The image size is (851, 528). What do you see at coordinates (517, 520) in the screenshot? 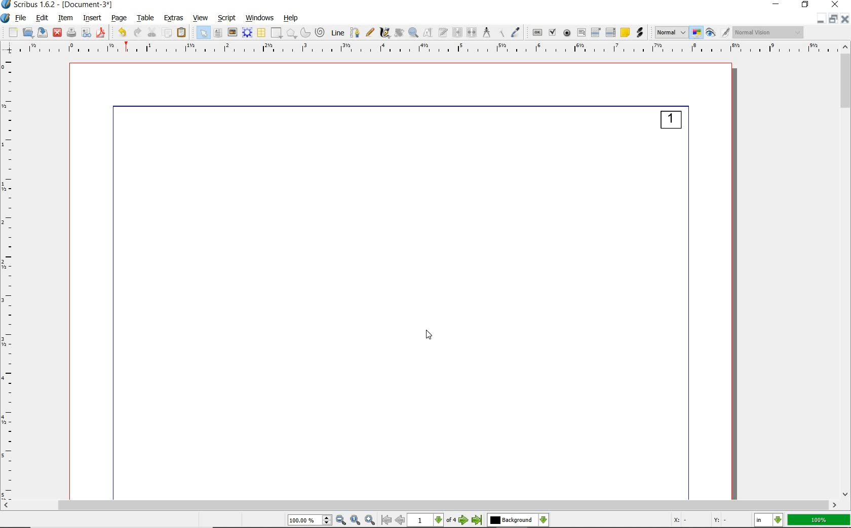
I see `select the current layer` at bounding box center [517, 520].